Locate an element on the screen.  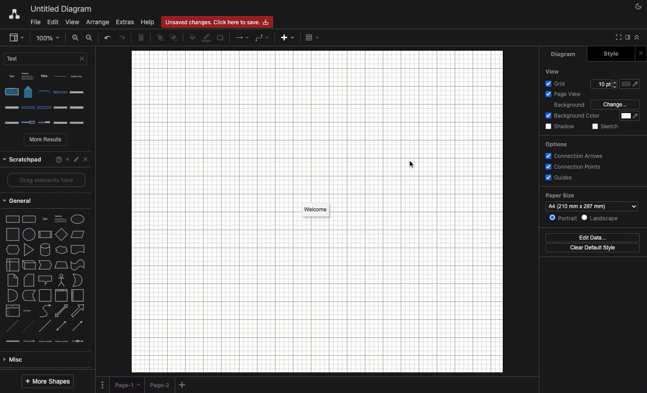
Zoom is located at coordinates (49, 37).